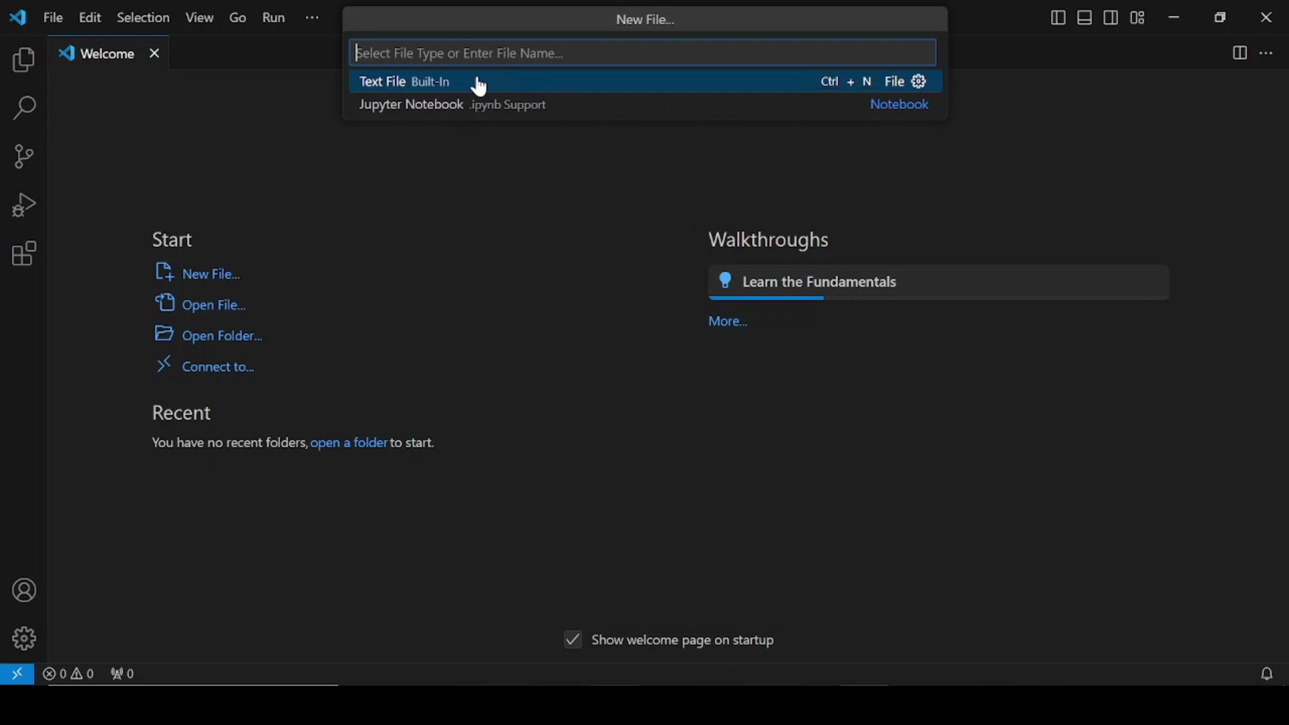  I want to click on no ports forwarded, so click(124, 673).